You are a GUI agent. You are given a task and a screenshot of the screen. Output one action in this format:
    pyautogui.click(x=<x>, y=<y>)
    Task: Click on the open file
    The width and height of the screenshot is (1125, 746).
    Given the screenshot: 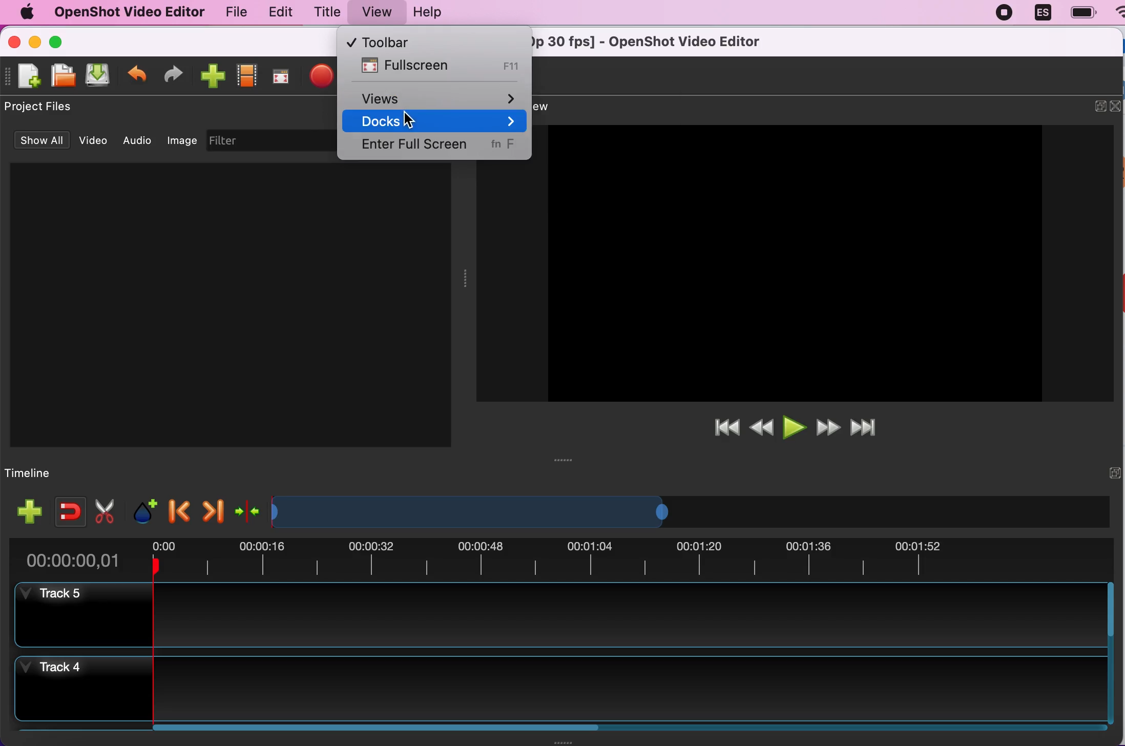 What is the action you would take?
    pyautogui.click(x=60, y=77)
    